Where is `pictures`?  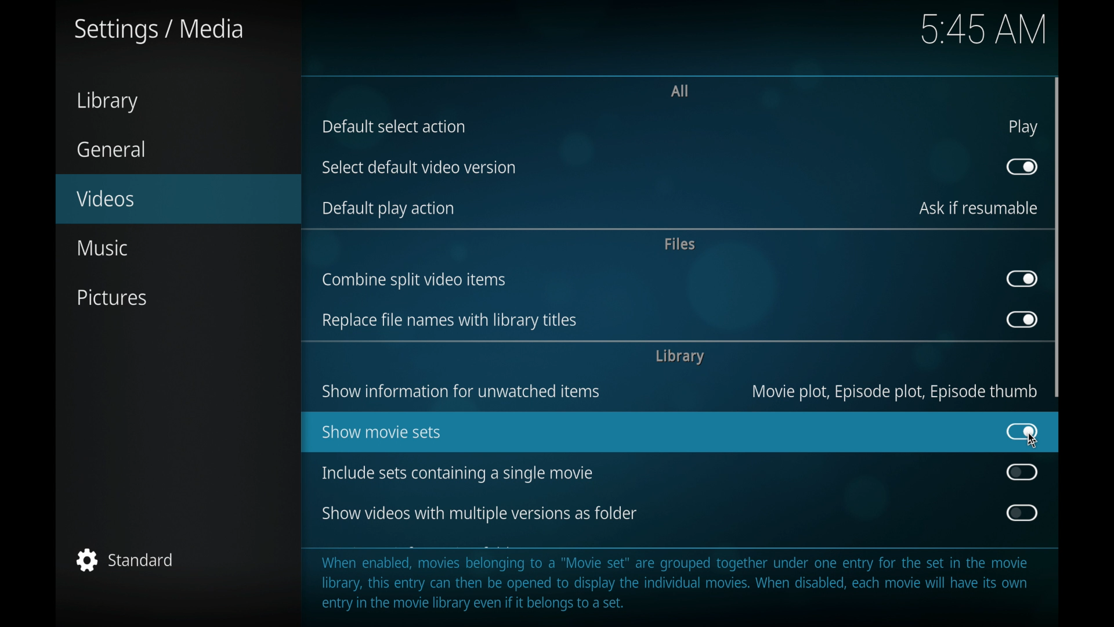
pictures is located at coordinates (114, 299).